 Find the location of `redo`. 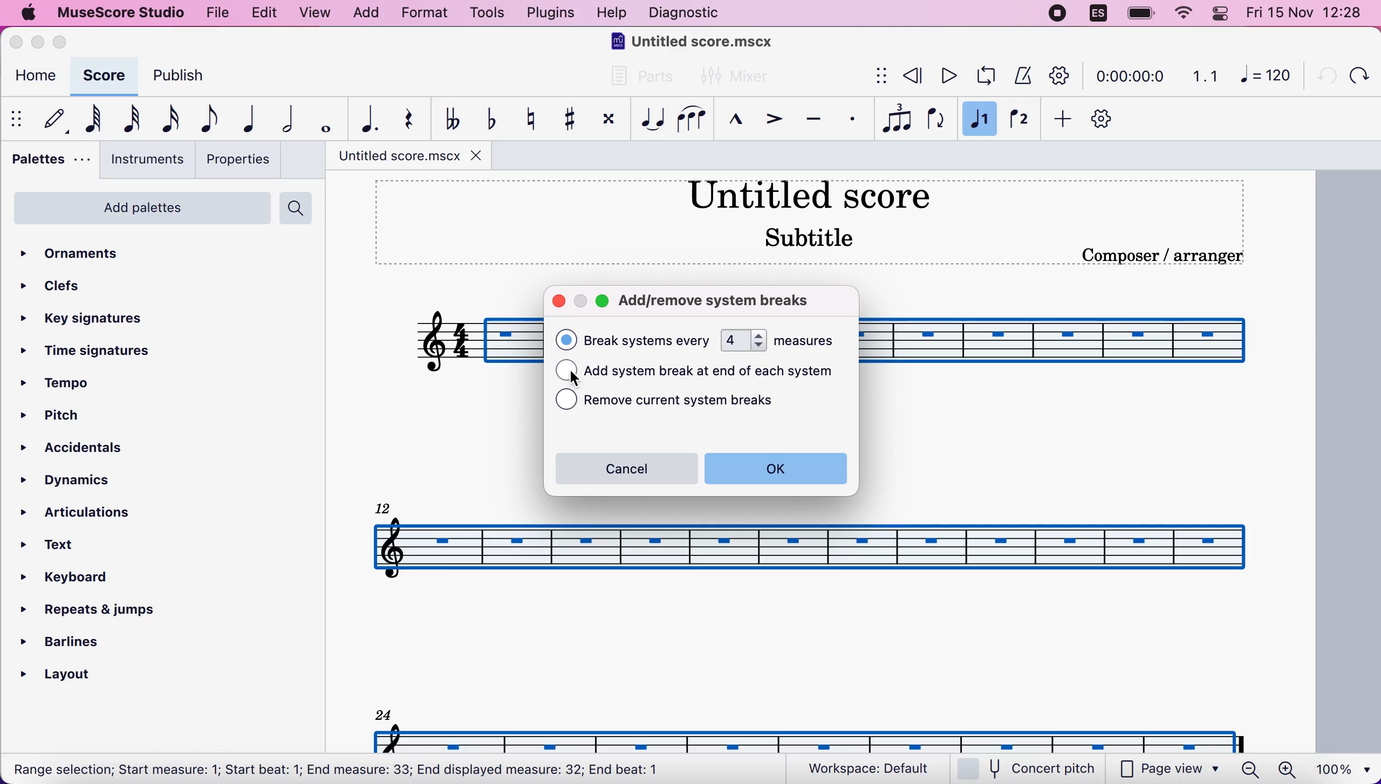

redo is located at coordinates (1358, 75).